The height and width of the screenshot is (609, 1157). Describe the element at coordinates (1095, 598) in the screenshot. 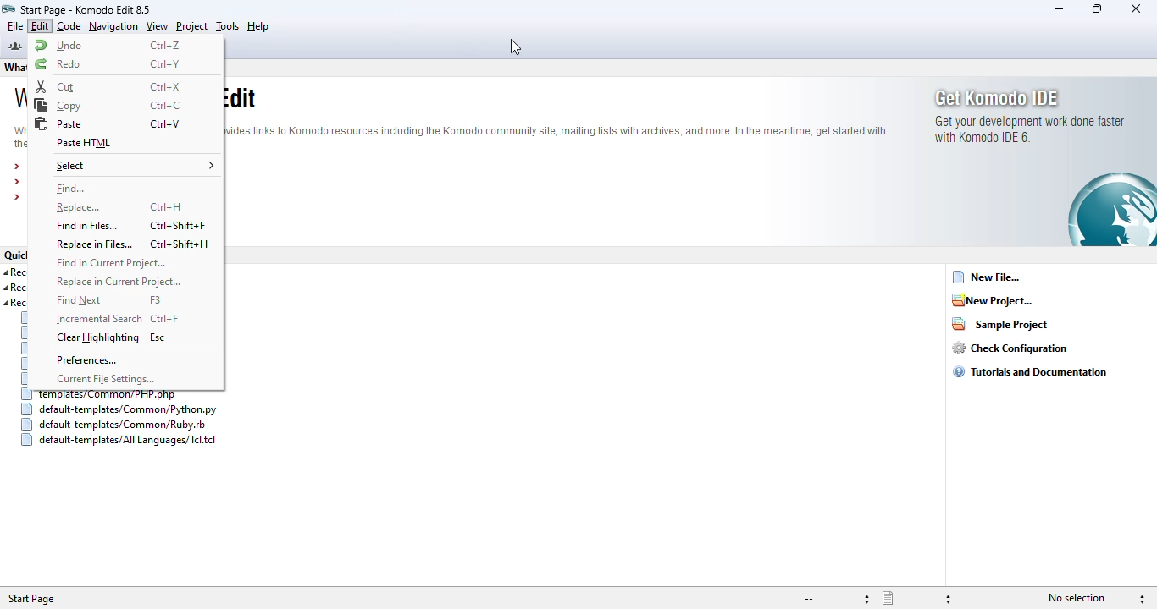

I see `selection information` at that location.